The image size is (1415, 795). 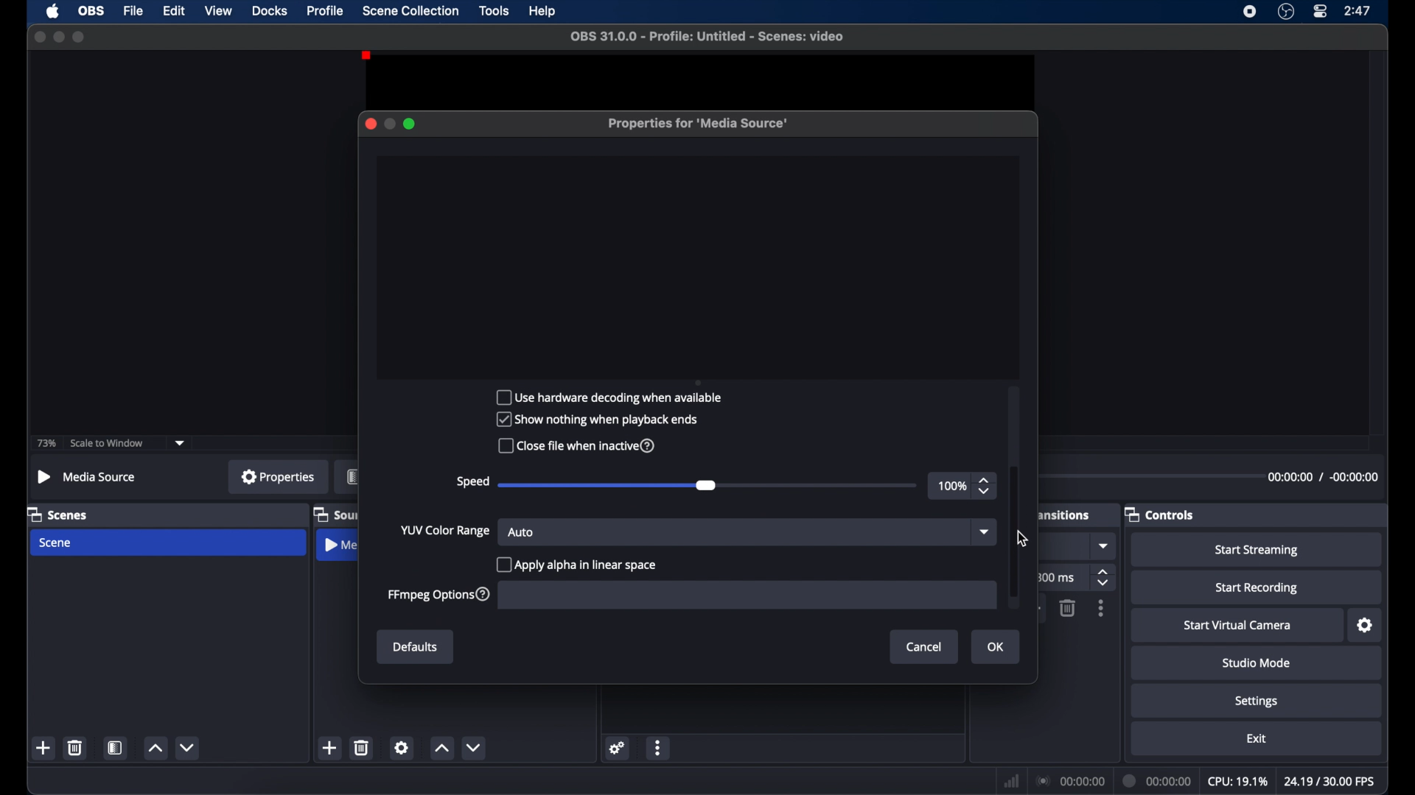 I want to click on tools, so click(x=495, y=11).